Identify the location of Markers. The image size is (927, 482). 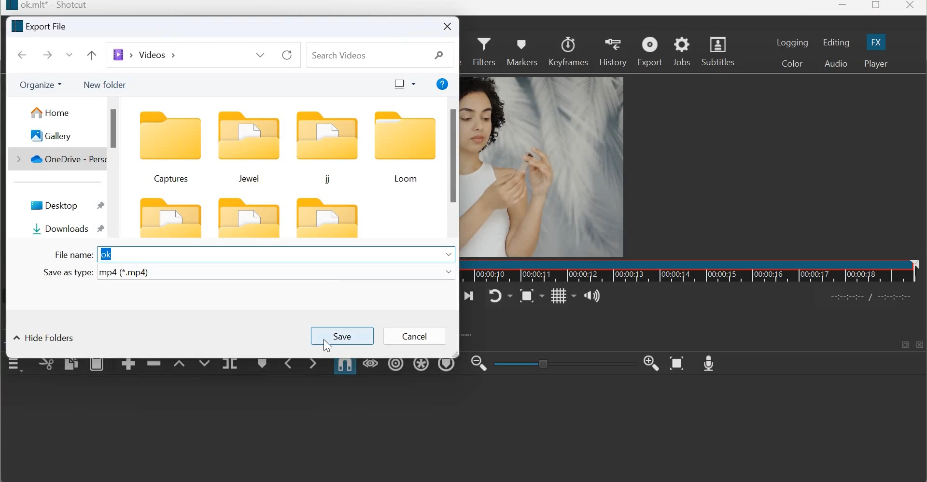
(521, 50).